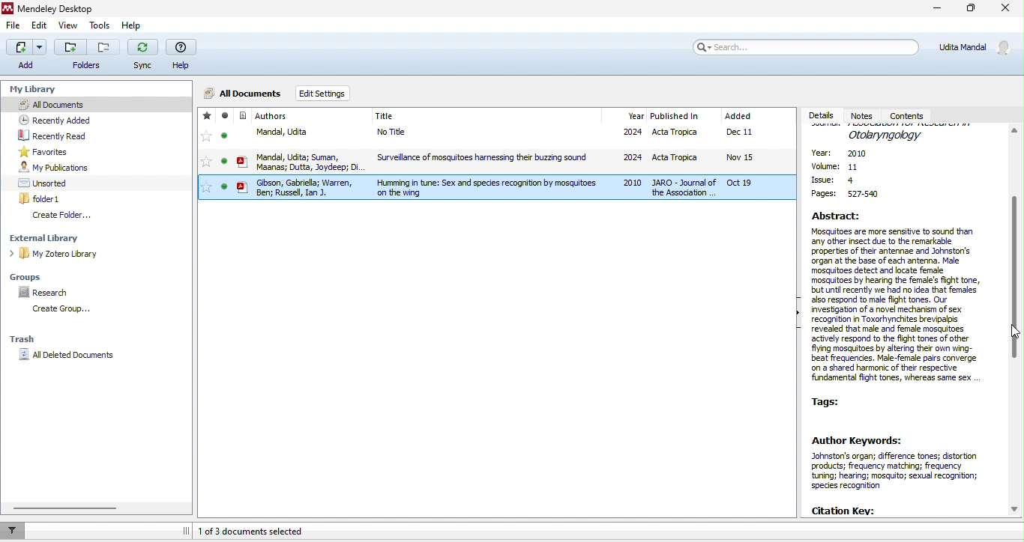 This screenshot has width=1024, height=542. Describe the element at coordinates (206, 139) in the screenshot. I see `favourites` at that location.